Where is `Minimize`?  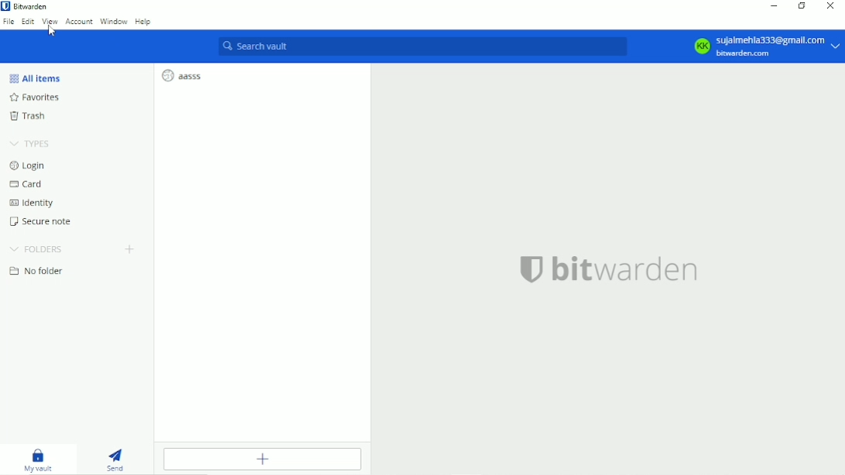
Minimize is located at coordinates (775, 6).